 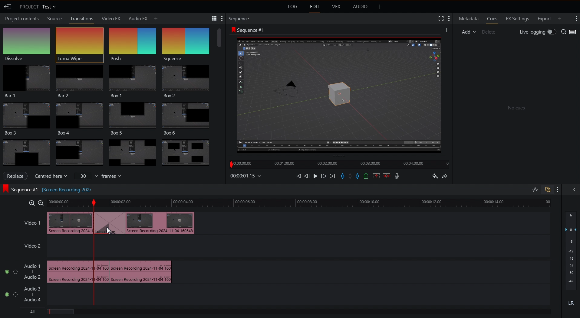 I want to click on Transitions, so click(x=82, y=18).